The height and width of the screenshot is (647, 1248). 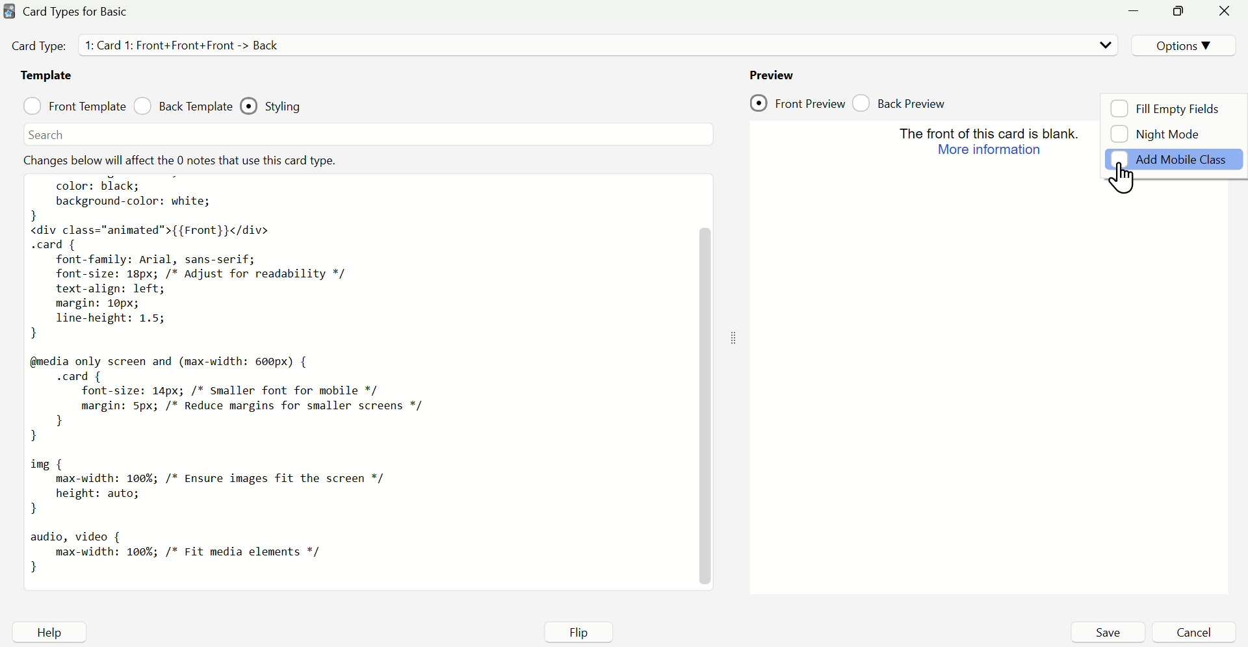 I want to click on minimize, so click(x=1178, y=12).